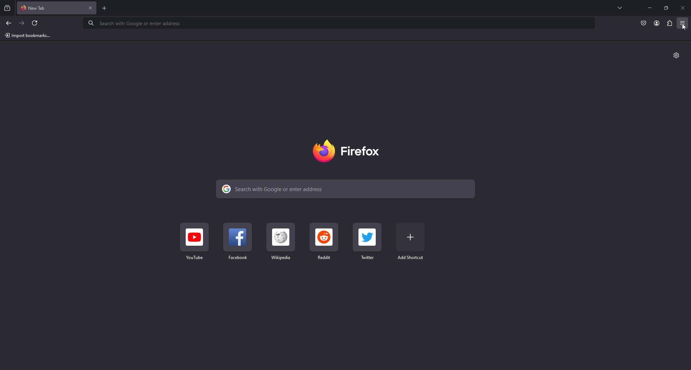  Describe the element at coordinates (338, 22) in the screenshot. I see `search bar` at that location.